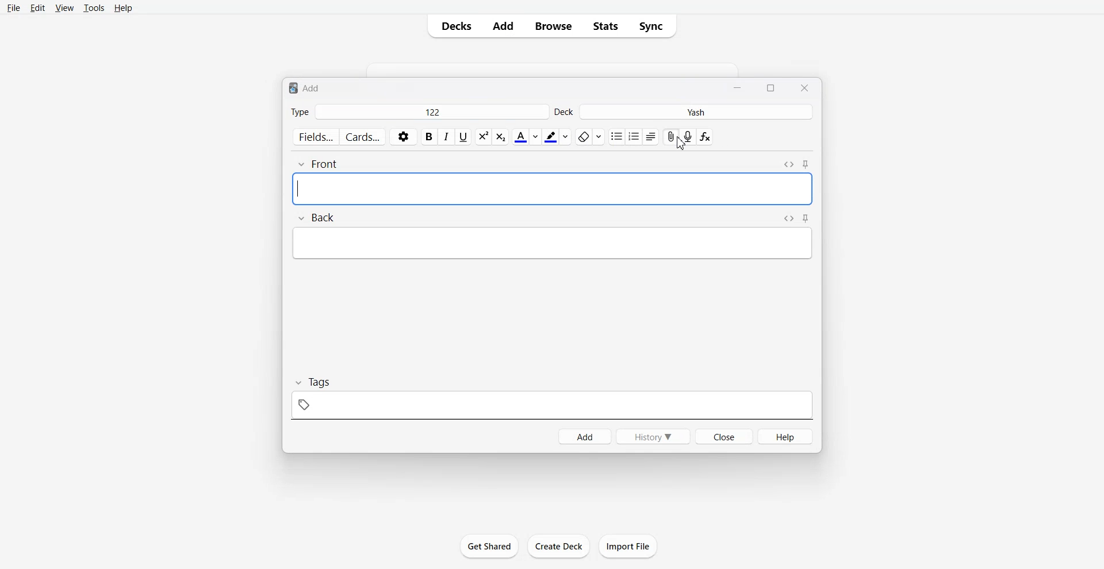 This screenshot has width=1104, height=569. What do you see at coordinates (502, 26) in the screenshot?
I see `Add` at bounding box center [502, 26].